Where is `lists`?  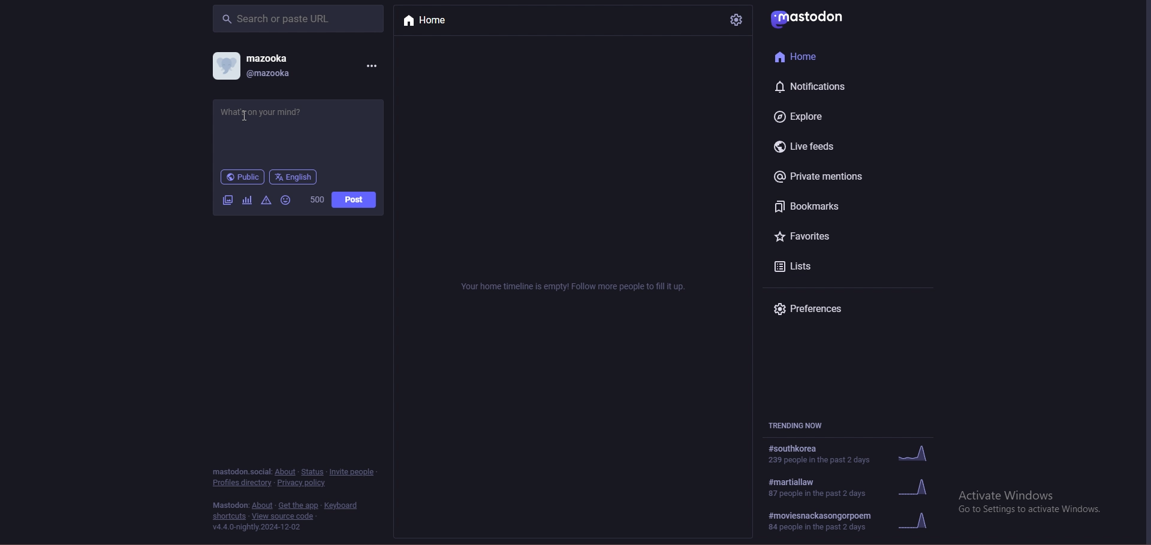
lists is located at coordinates (815, 266).